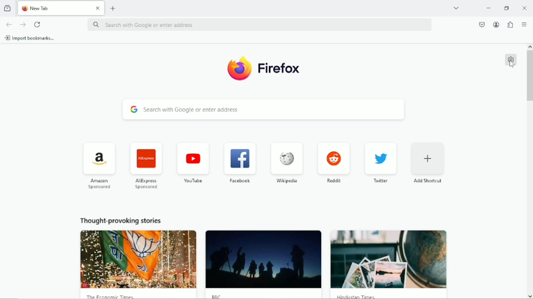 This screenshot has width=533, height=299. What do you see at coordinates (145, 166) in the screenshot?
I see `AliExpress` at bounding box center [145, 166].